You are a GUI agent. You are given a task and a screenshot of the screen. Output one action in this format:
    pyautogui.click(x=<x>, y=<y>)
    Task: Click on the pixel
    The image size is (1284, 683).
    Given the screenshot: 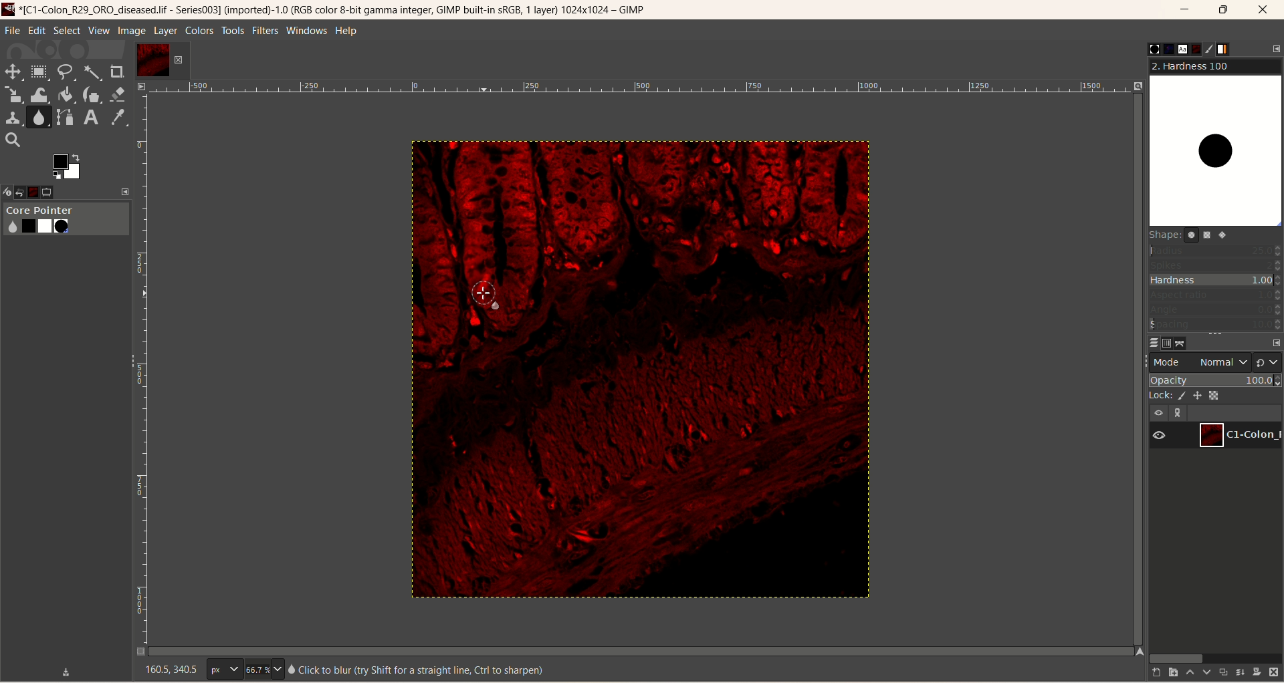 What is the action you would take?
    pyautogui.click(x=224, y=670)
    